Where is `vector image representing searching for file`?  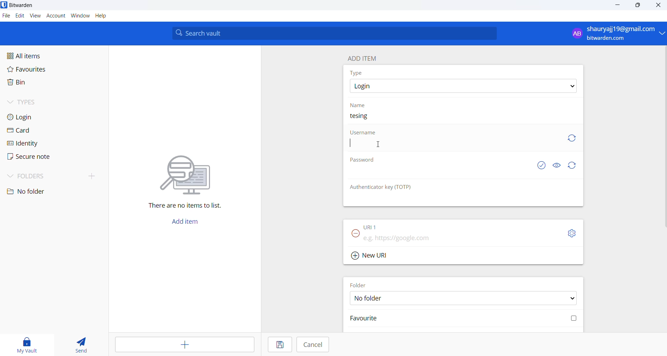
vector image representing searching for file is located at coordinates (190, 170).